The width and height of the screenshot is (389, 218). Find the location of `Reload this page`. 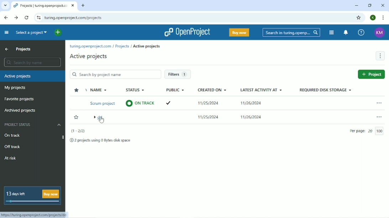

Reload this page is located at coordinates (27, 18).